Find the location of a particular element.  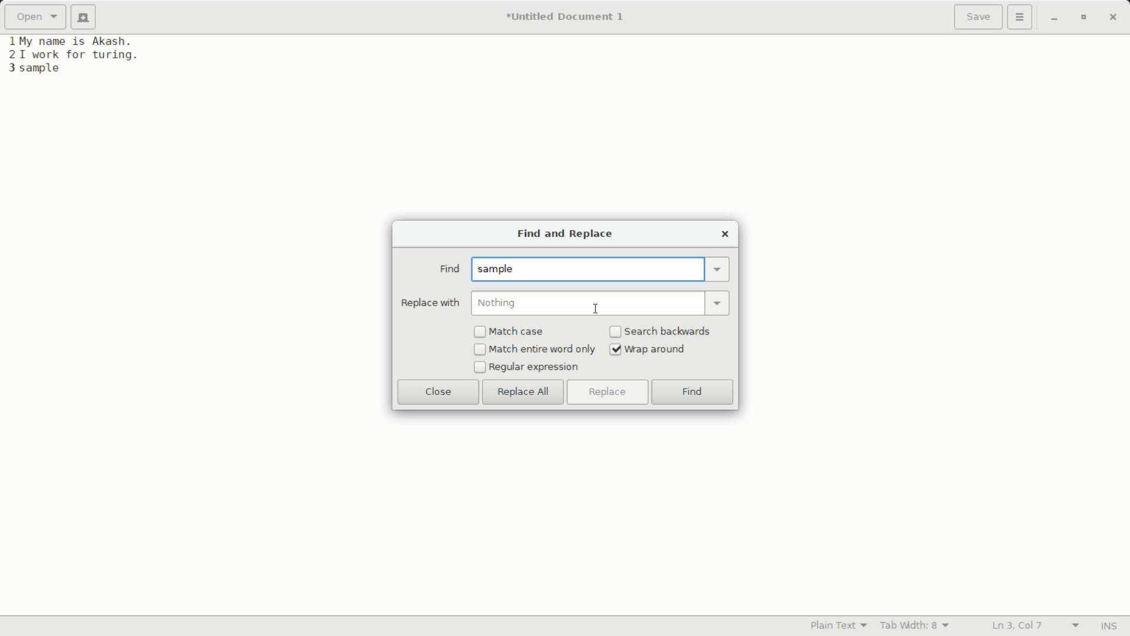

replace with is located at coordinates (430, 303).